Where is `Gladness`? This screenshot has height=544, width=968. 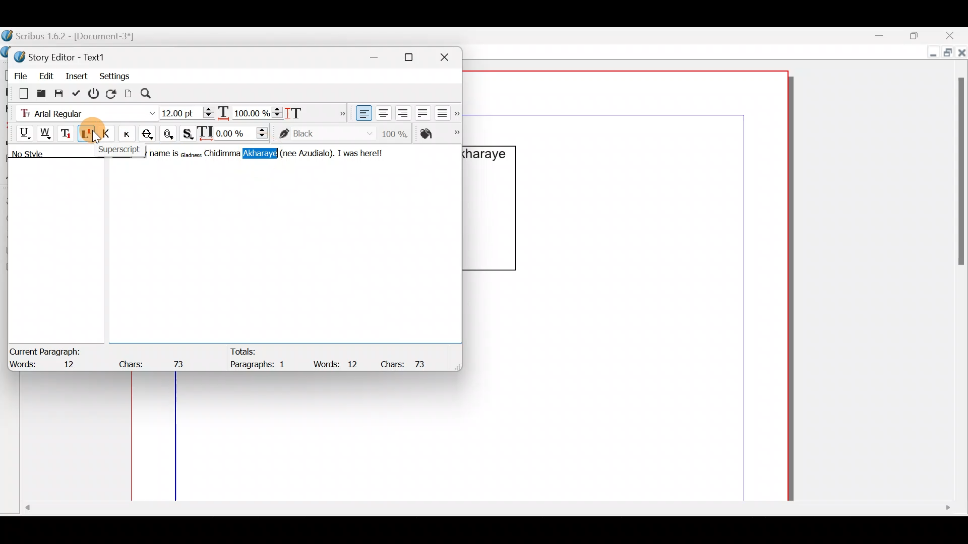
Gladness is located at coordinates (192, 154).